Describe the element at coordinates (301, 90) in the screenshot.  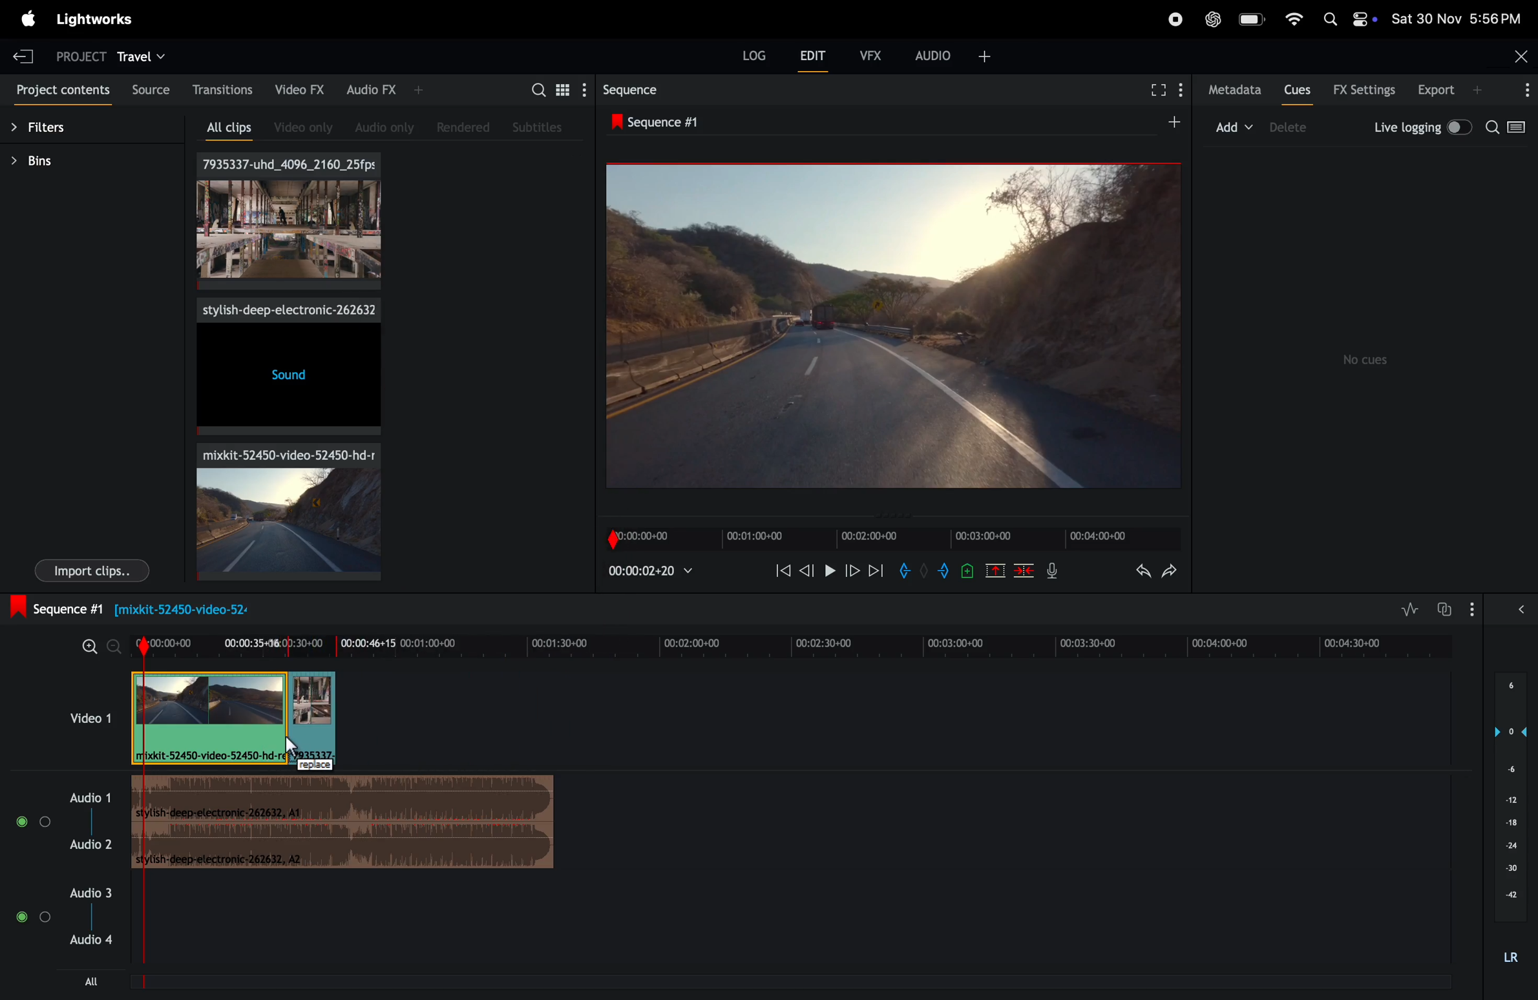
I see `video fx` at that location.